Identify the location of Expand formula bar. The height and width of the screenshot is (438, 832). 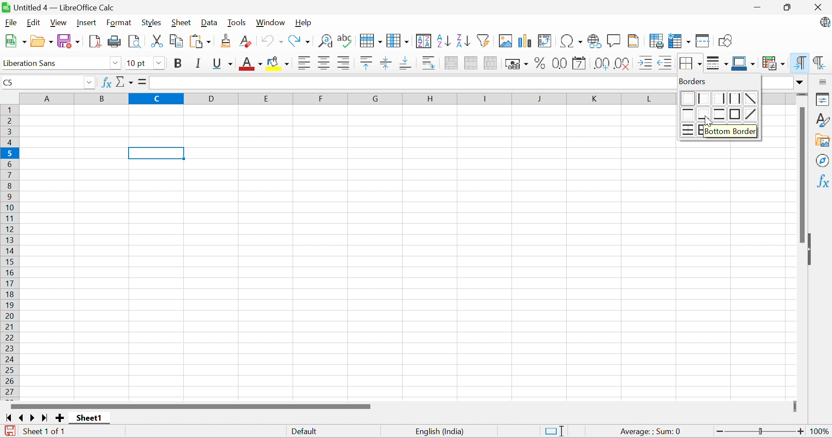
(800, 82).